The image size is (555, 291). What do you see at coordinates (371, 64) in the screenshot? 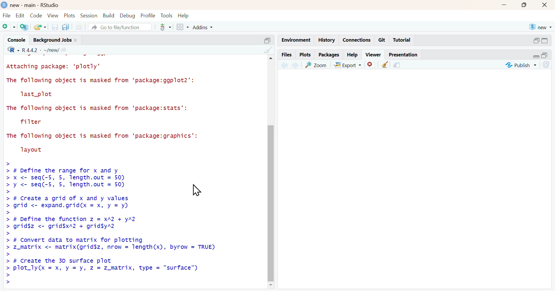
I see `remove the current plot` at bounding box center [371, 64].